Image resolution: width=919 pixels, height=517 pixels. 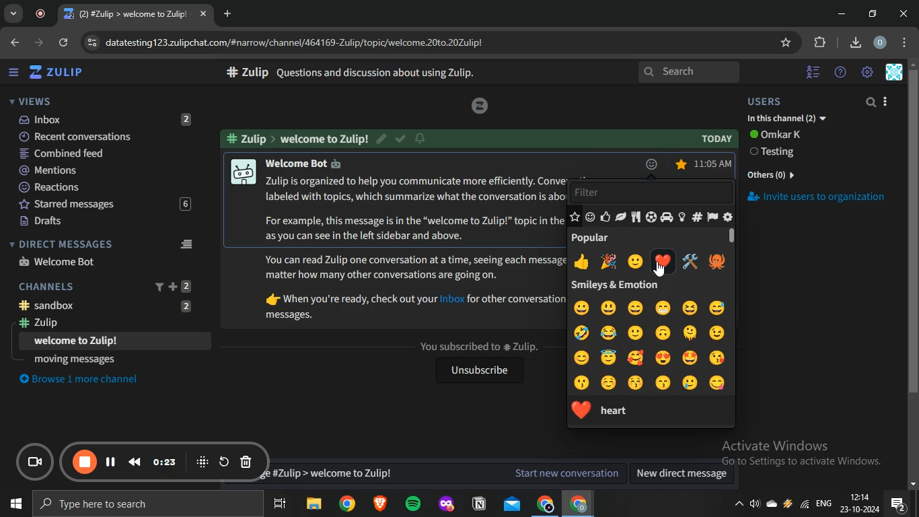 What do you see at coordinates (205, 15) in the screenshot?
I see `close tab` at bounding box center [205, 15].